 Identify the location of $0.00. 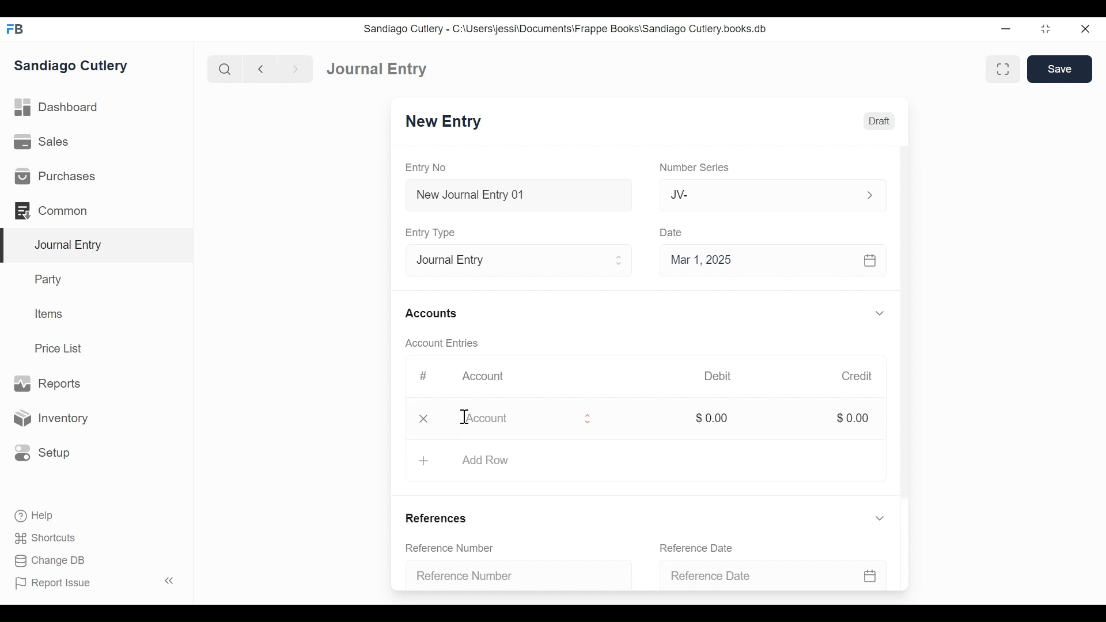
(712, 418).